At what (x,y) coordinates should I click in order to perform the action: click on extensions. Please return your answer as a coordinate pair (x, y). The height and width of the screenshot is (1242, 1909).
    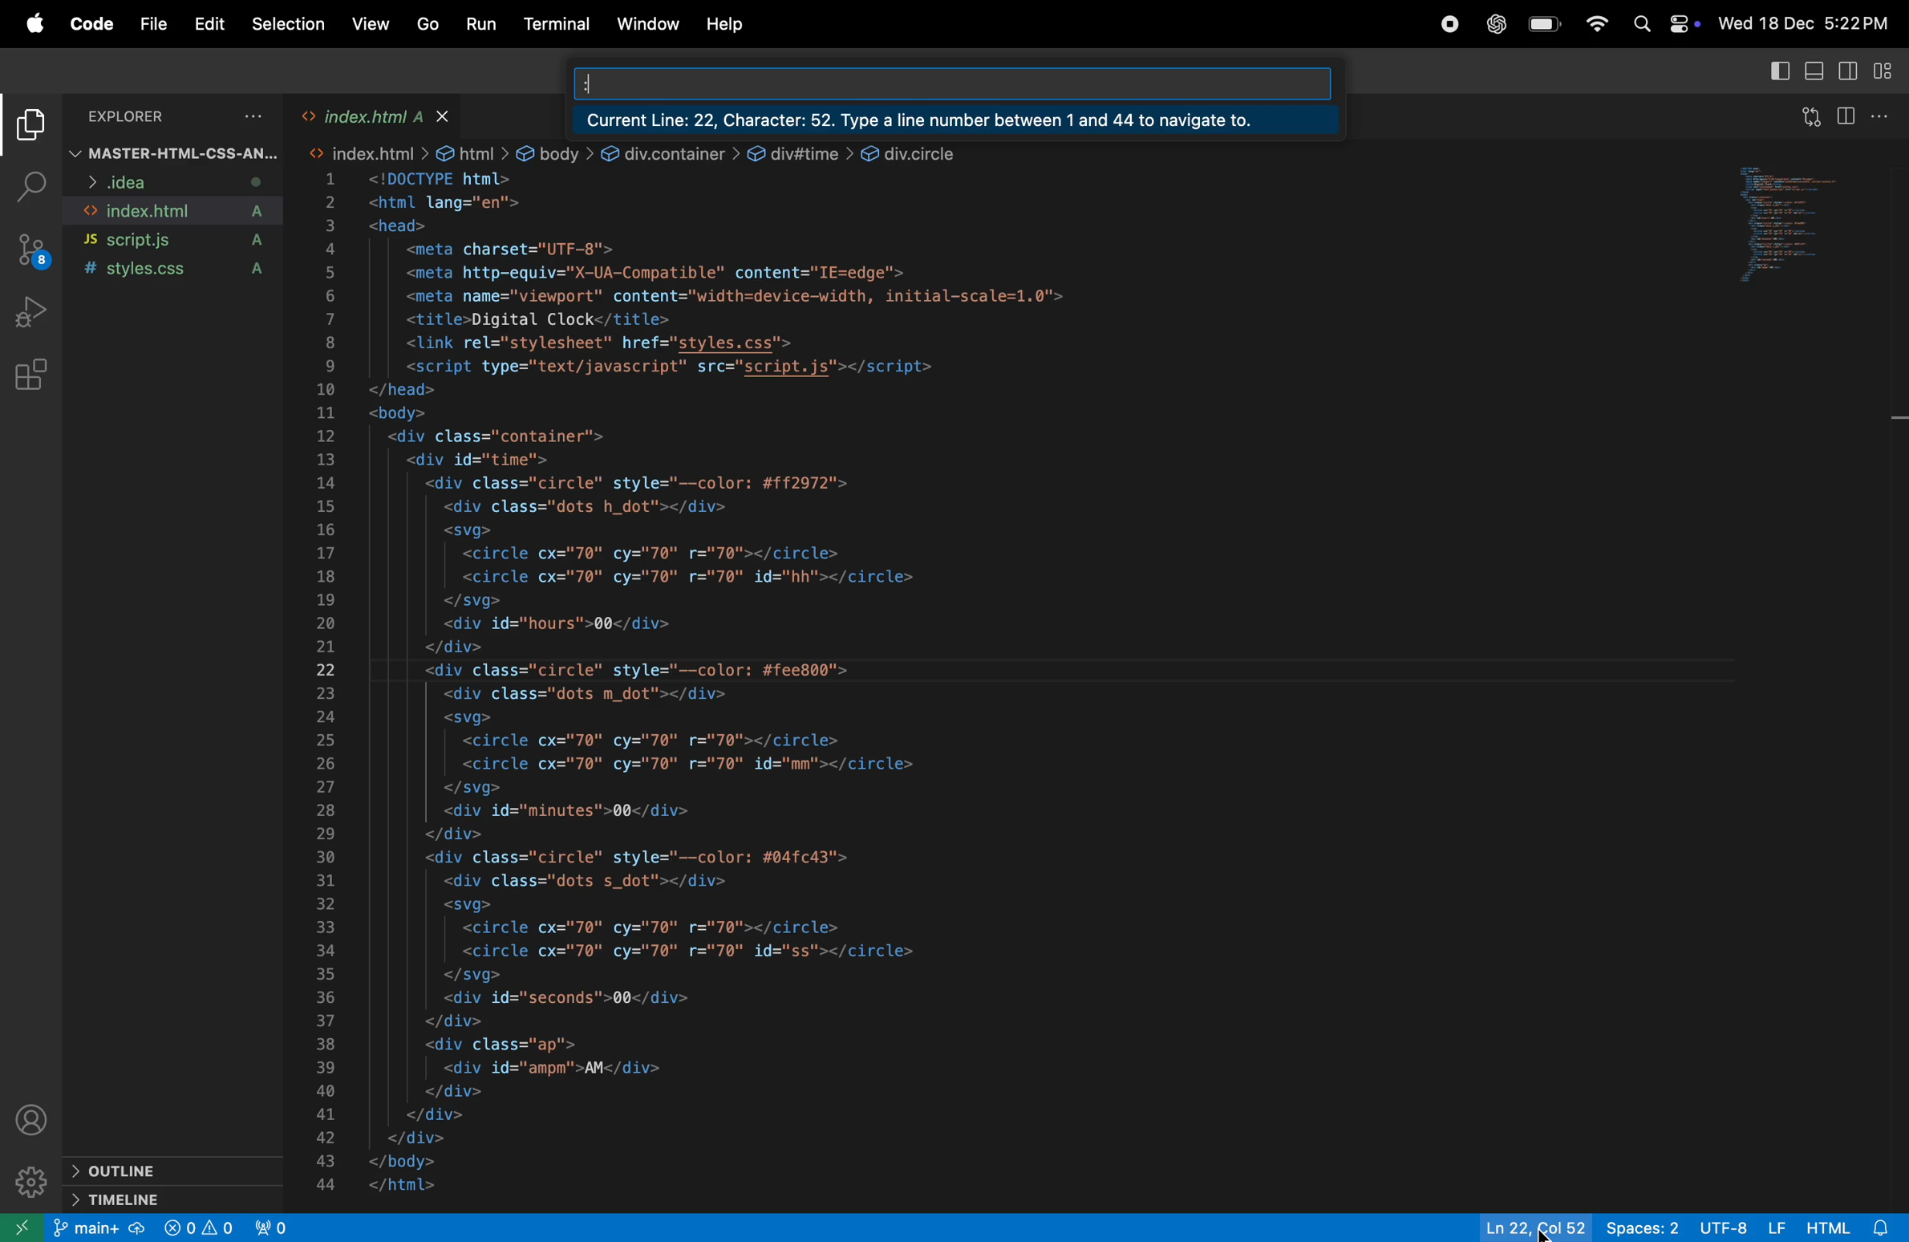
    Looking at the image, I should click on (31, 375).